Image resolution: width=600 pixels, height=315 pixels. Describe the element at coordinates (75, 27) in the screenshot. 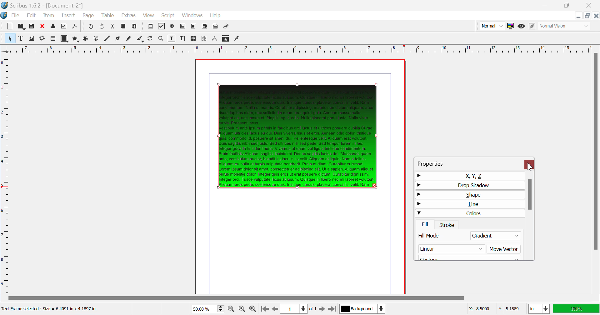

I see `Save as PDF` at that location.